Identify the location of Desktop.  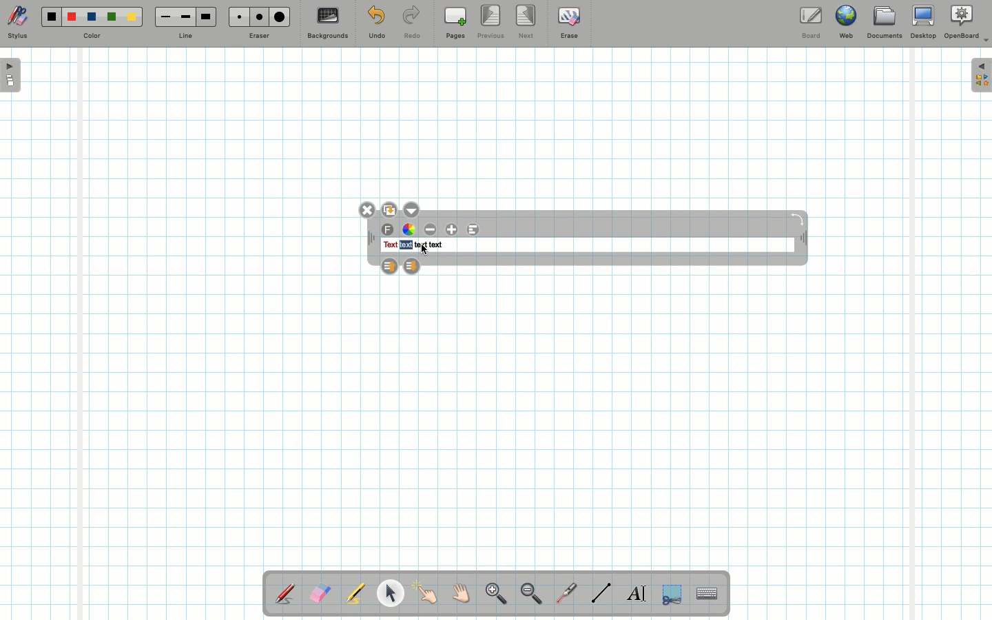
(925, 22).